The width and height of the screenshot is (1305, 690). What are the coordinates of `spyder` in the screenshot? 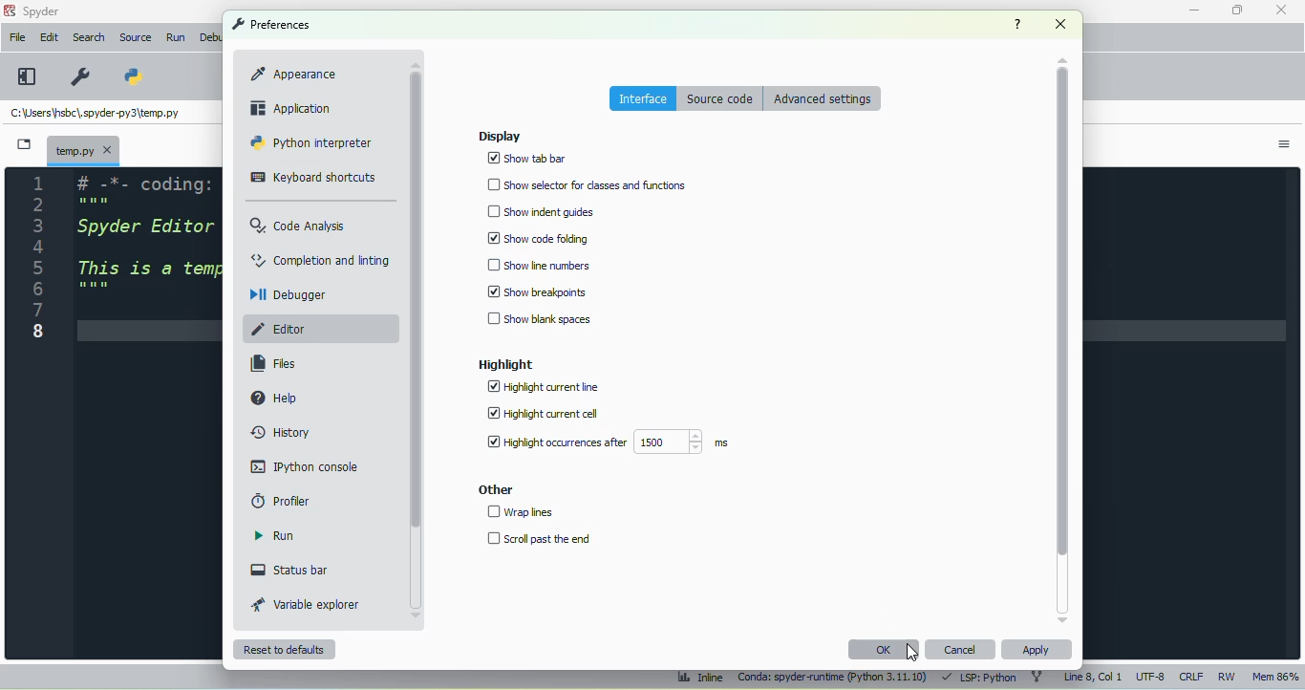 It's located at (42, 11).